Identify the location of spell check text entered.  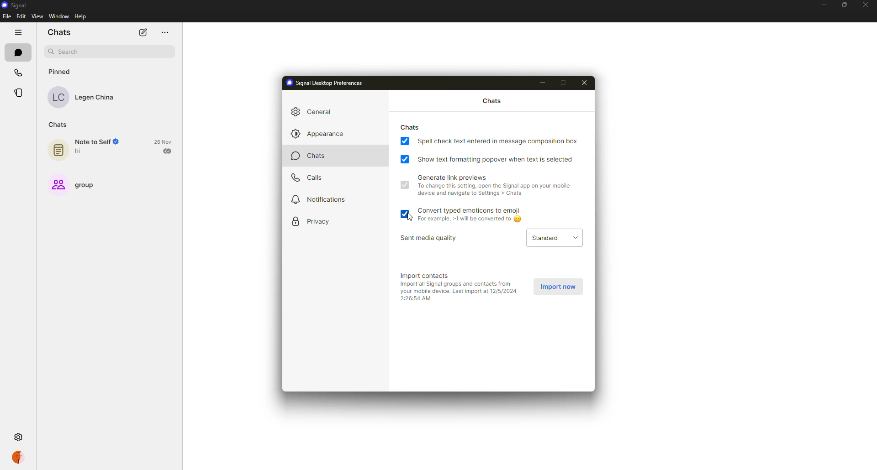
(499, 141).